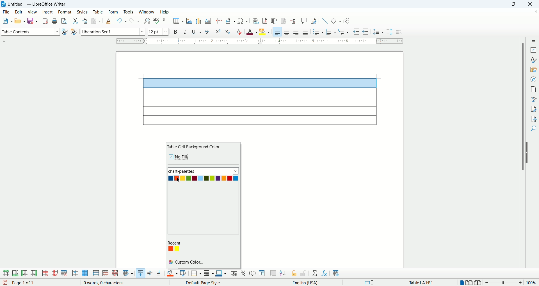 This screenshot has height=286, width=539. Describe the element at coordinates (83, 12) in the screenshot. I see `styles` at that location.